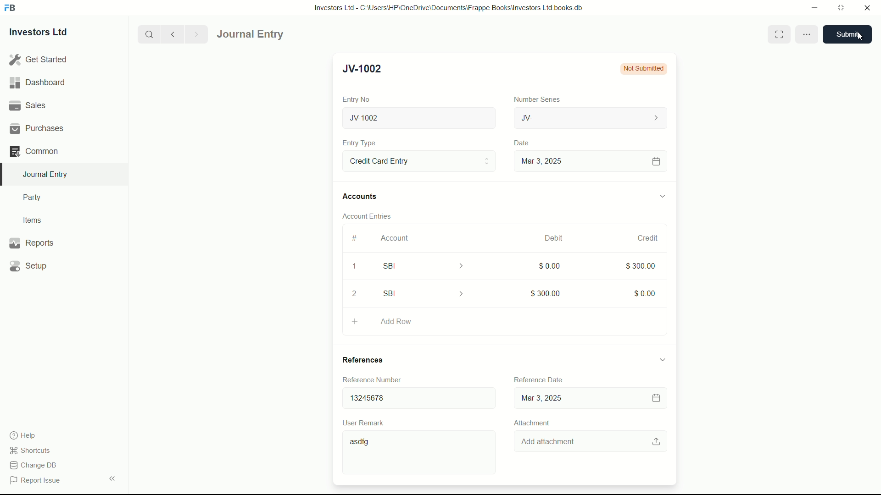  Describe the element at coordinates (841, 7) in the screenshot. I see `maximize` at that location.